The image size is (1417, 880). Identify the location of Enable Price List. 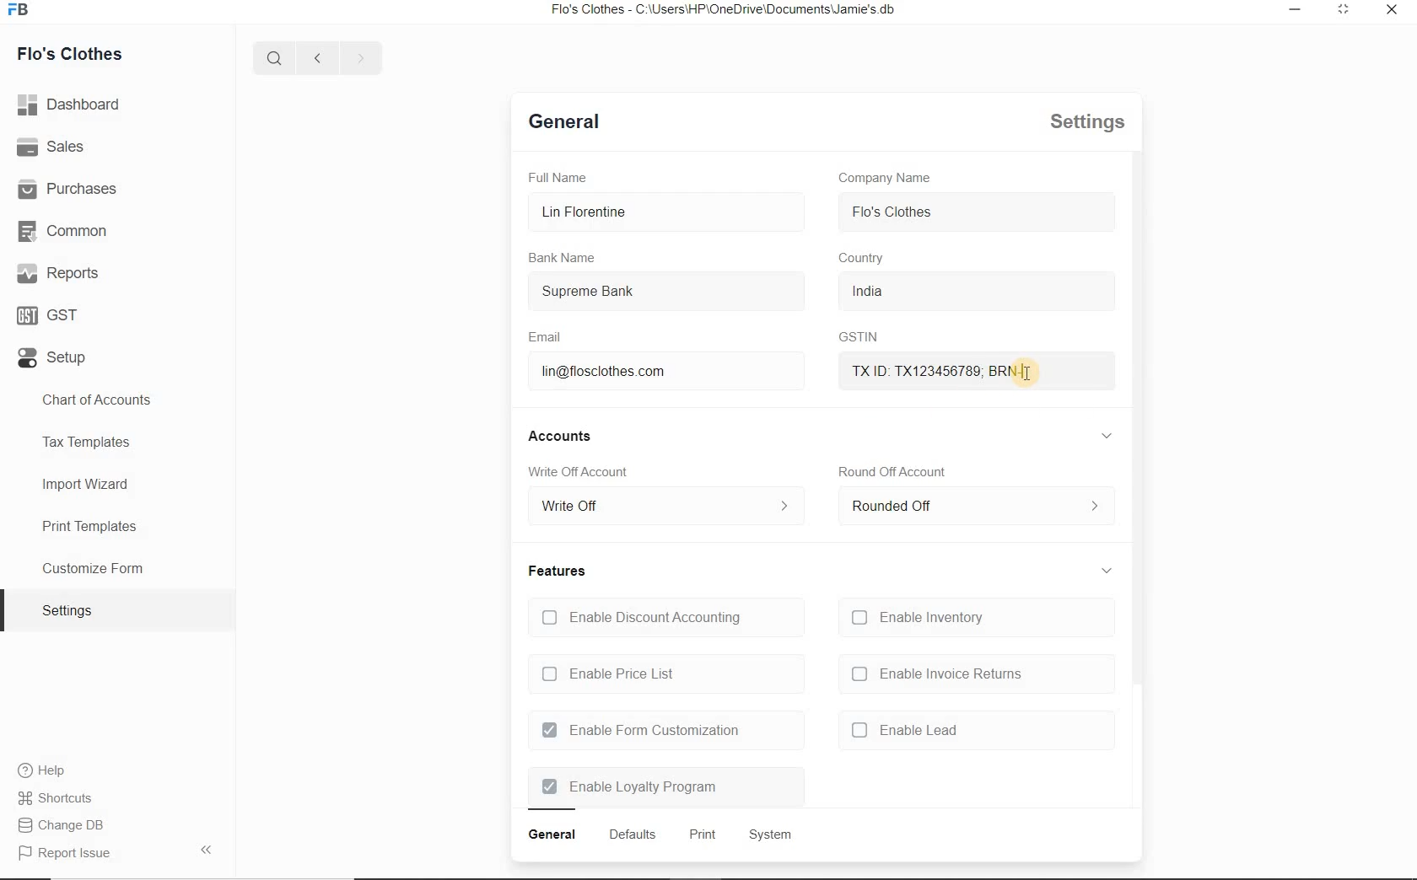
(612, 675).